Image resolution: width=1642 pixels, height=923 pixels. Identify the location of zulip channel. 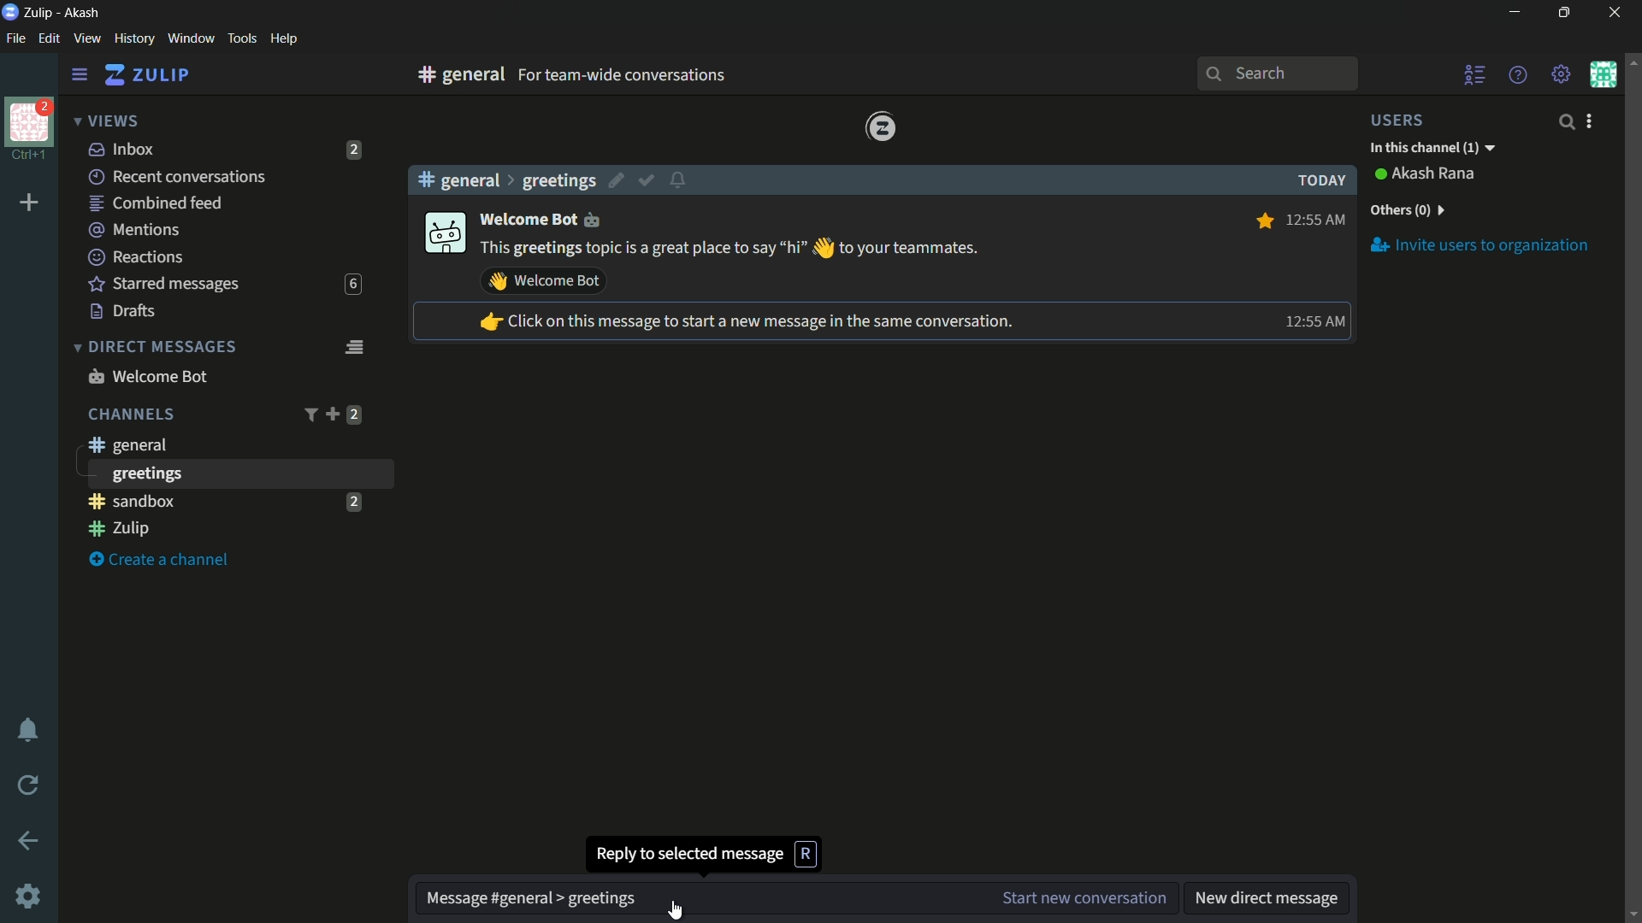
(231, 530).